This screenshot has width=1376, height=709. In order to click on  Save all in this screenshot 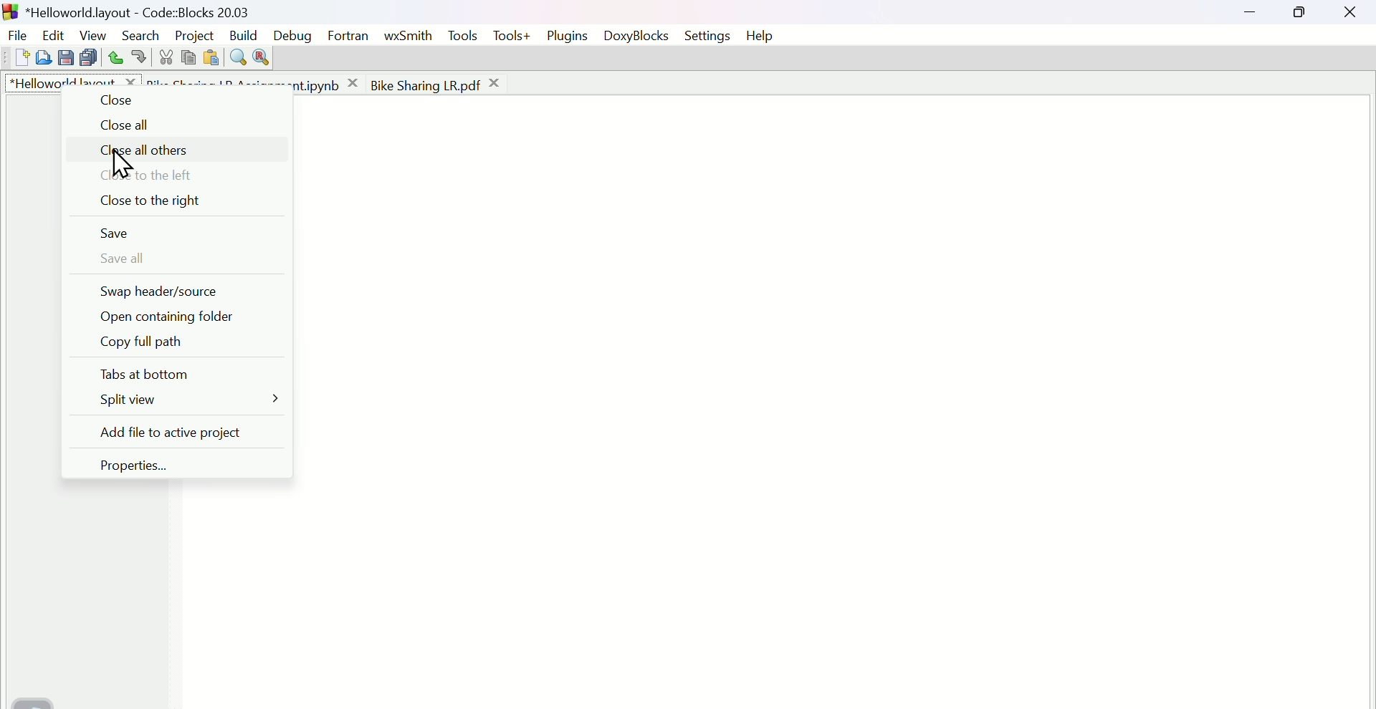, I will do `click(123, 260)`.